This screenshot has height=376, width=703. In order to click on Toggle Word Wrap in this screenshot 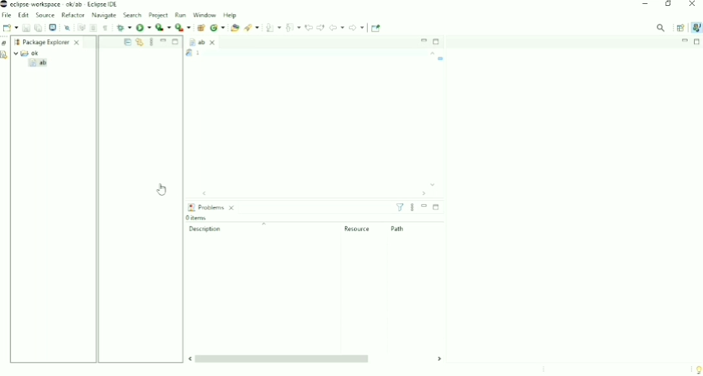, I will do `click(80, 27)`.